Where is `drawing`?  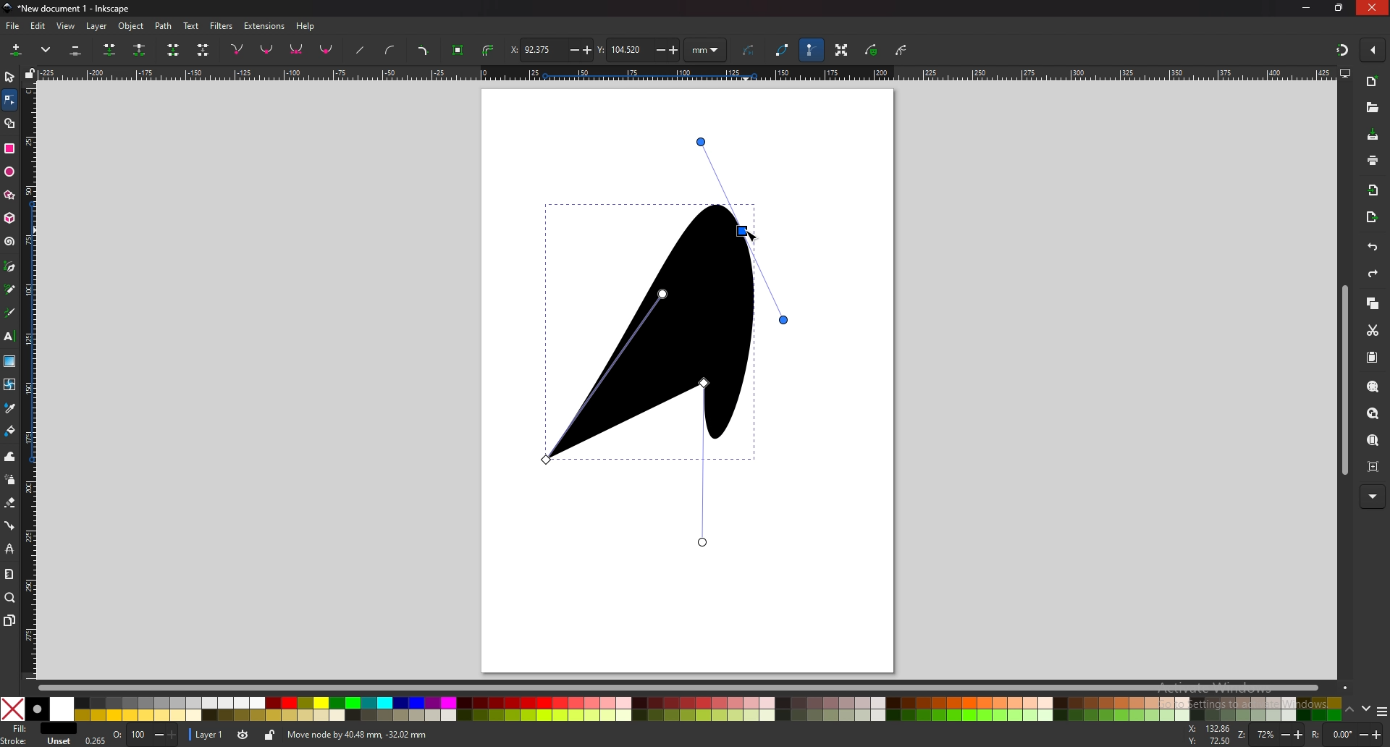
drawing is located at coordinates (670, 341).